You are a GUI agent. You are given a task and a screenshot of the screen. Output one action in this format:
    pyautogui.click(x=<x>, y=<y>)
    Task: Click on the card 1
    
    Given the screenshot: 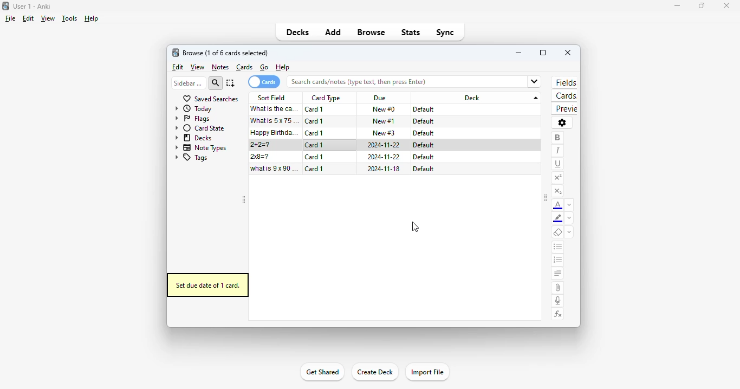 What is the action you would take?
    pyautogui.click(x=314, y=145)
    